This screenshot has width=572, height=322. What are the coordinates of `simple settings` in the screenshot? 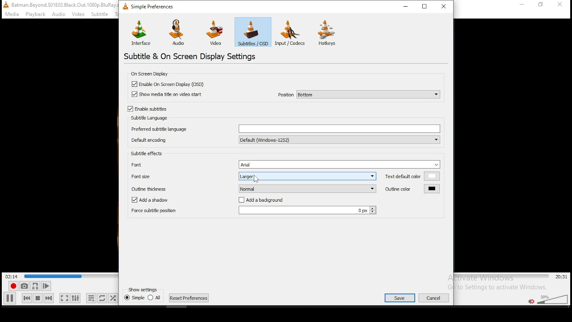 It's located at (150, 6).